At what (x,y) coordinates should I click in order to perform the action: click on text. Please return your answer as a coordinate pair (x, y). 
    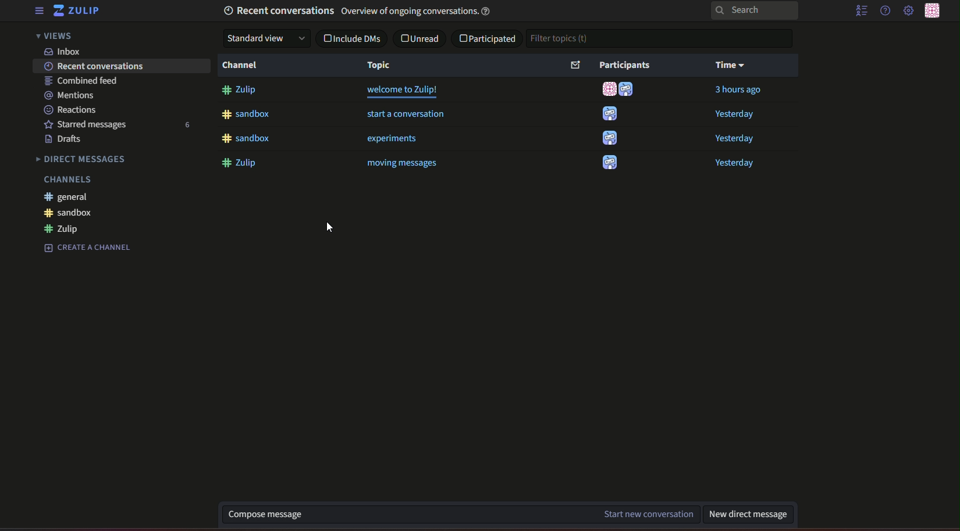
    Looking at the image, I should click on (86, 247).